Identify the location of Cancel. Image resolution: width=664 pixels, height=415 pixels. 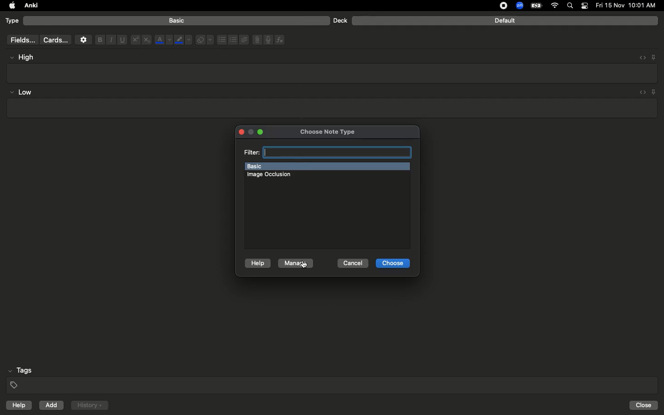
(352, 263).